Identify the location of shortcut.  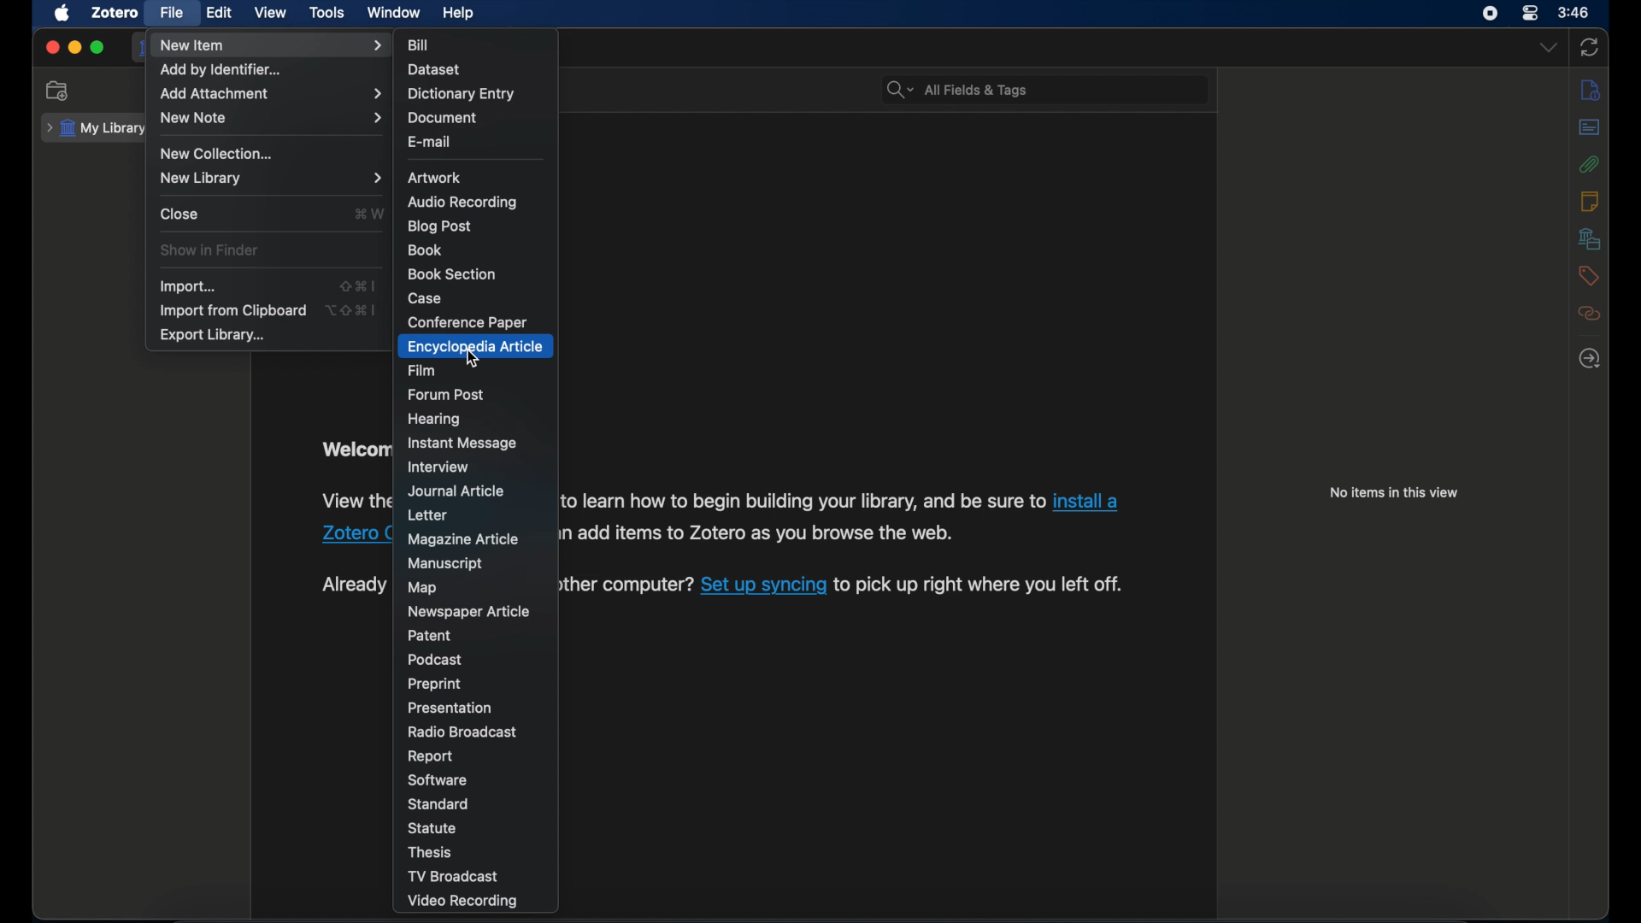
(357, 285).